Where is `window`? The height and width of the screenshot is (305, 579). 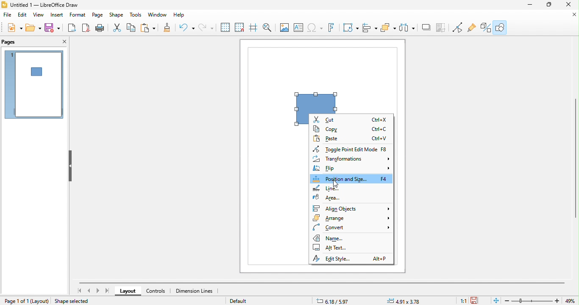 window is located at coordinates (158, 16).